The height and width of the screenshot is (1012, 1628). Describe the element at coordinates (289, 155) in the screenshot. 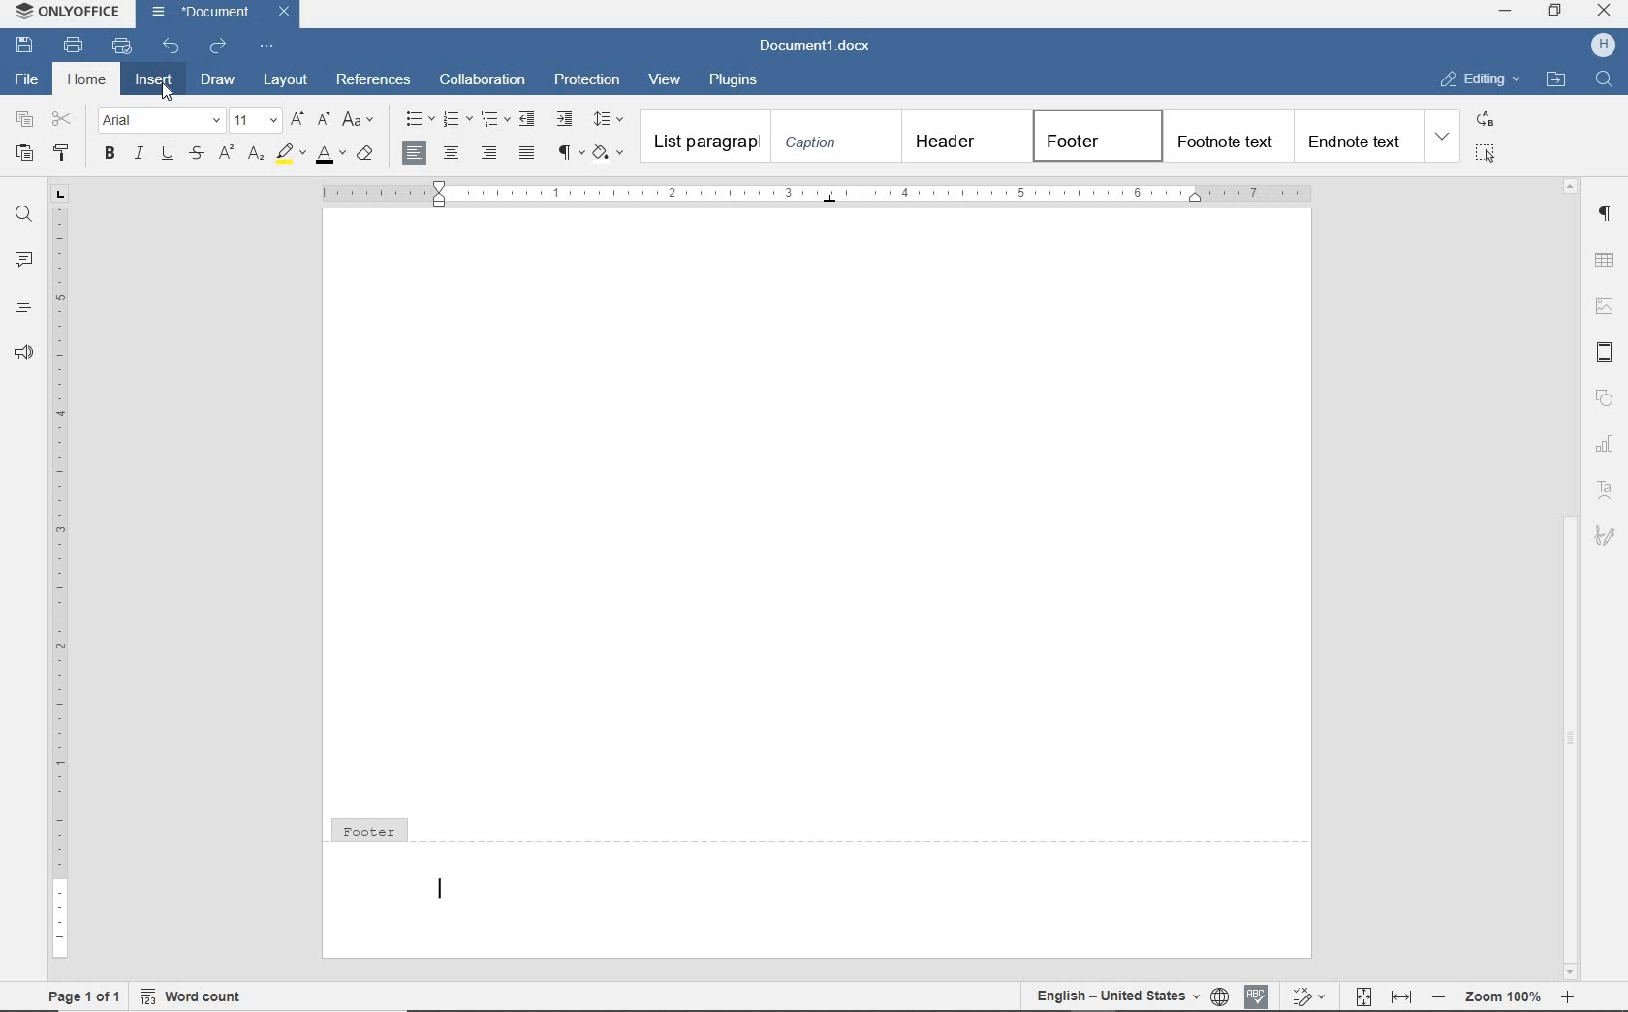

I see `HIGHLIGHT COLOR` at that location.